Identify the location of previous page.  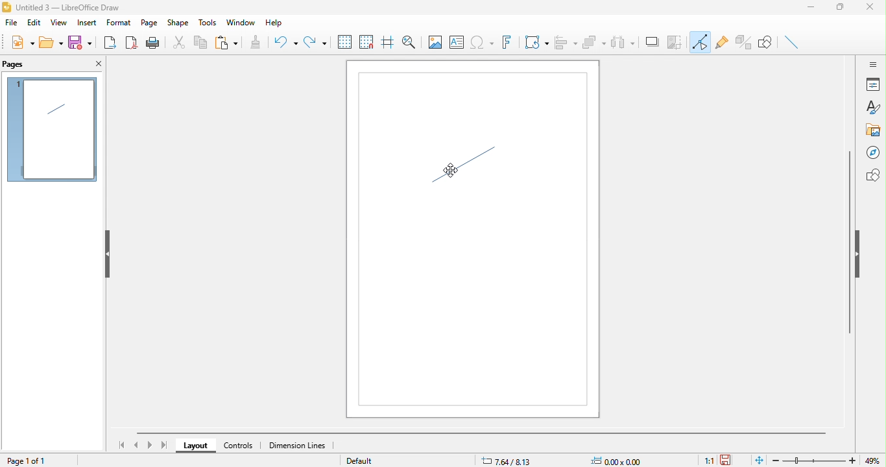
(138, 444).